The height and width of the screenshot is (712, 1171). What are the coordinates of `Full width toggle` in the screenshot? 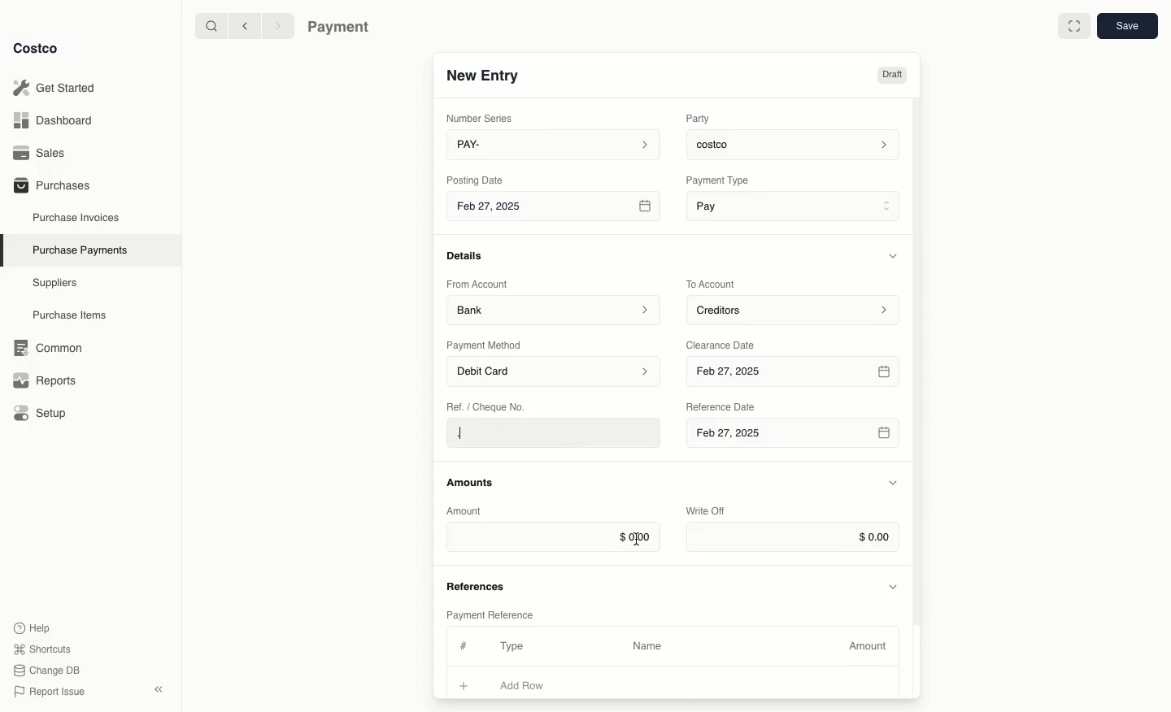 It's located at (1074, 28).